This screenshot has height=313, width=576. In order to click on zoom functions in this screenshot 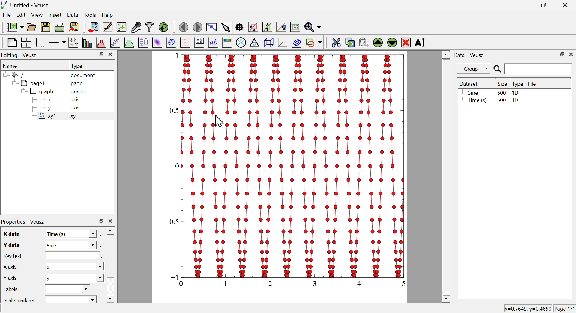, I will do `click(313, 27)`.